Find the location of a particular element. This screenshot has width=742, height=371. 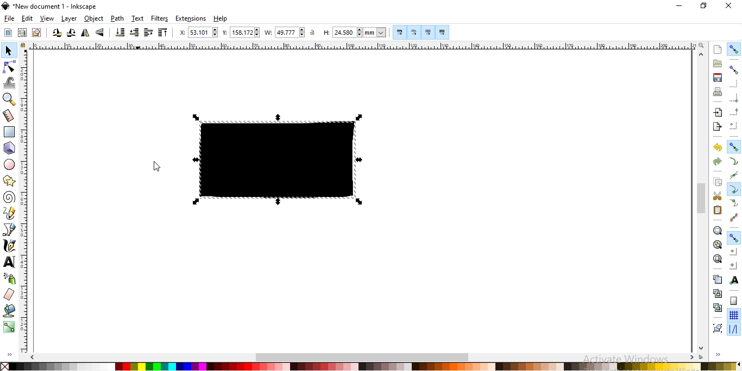

snap to edges of bounding box is located at coordinates (734, 84).